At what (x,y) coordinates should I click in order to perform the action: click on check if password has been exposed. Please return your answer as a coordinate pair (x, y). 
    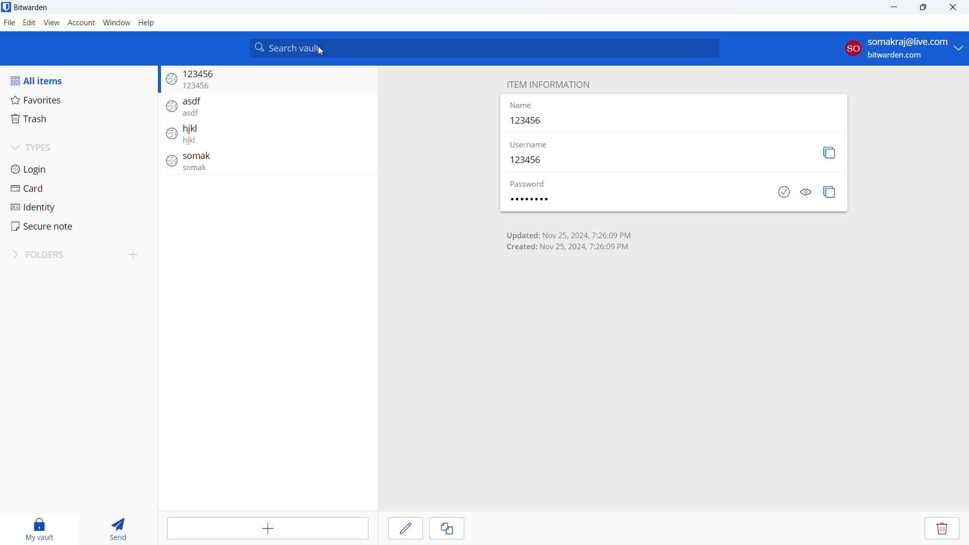
    Looking at the image, I should click on (785, 192).